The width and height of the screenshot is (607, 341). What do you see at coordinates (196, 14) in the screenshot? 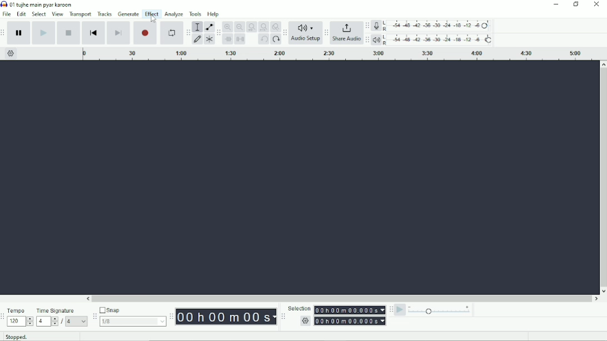
I see `Tools` at bounding box center [196, 14].